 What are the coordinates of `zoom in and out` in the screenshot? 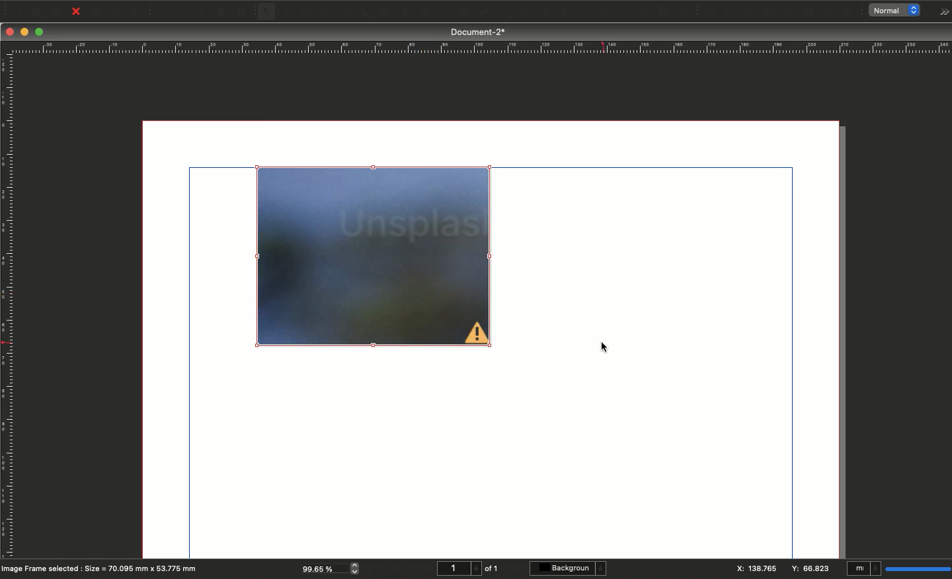 It's located at (357, 568).